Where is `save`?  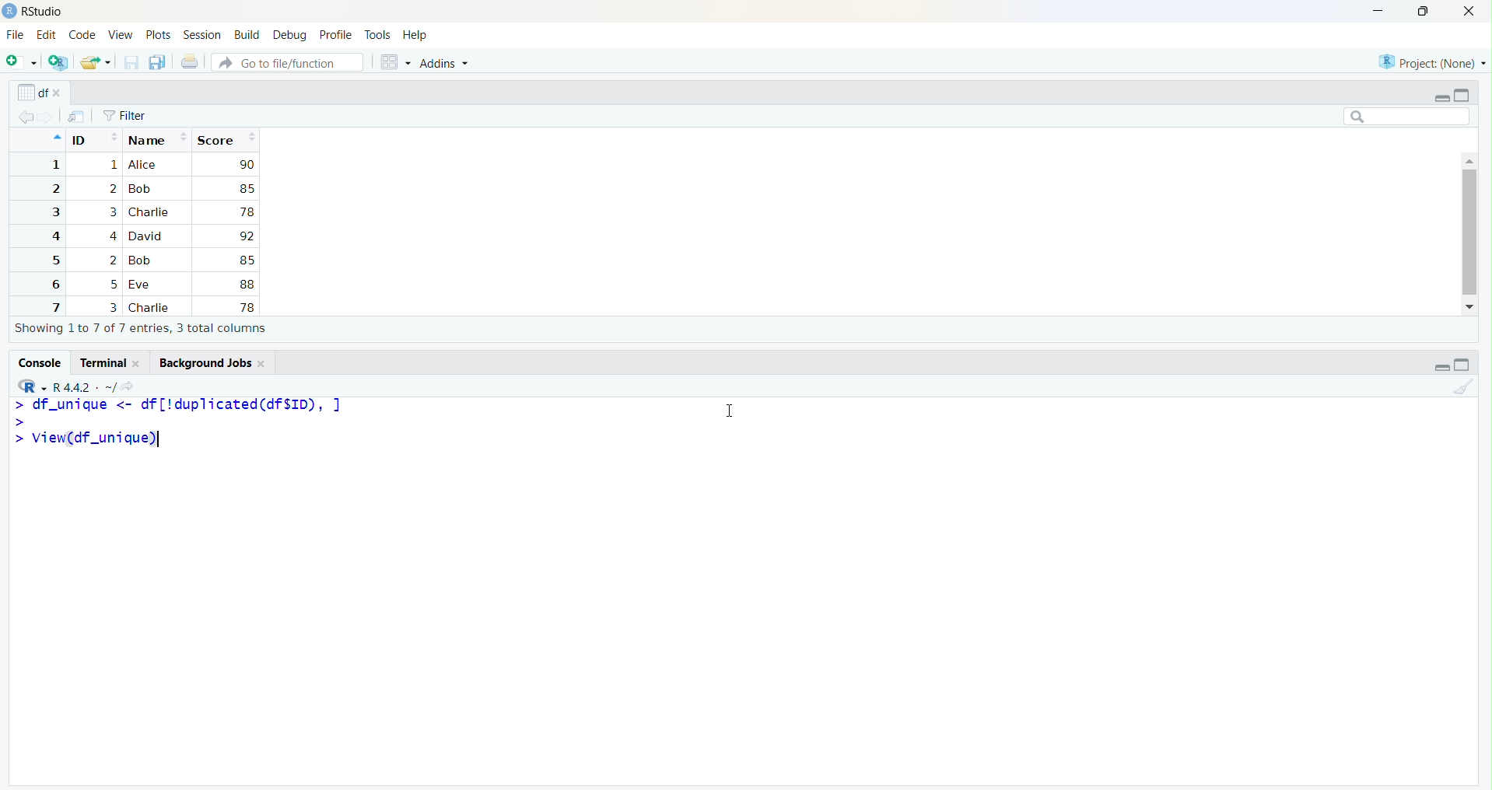 save is located at coordinates (131, 63).